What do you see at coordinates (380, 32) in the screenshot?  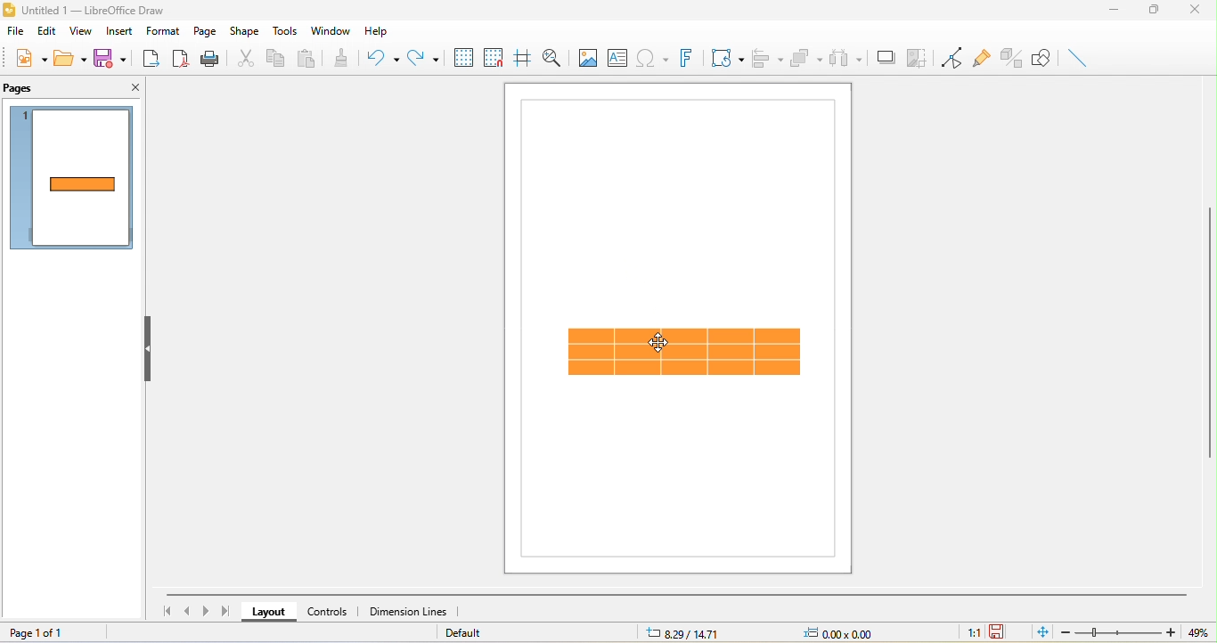 I see `help` at bounding box center [380, 32].